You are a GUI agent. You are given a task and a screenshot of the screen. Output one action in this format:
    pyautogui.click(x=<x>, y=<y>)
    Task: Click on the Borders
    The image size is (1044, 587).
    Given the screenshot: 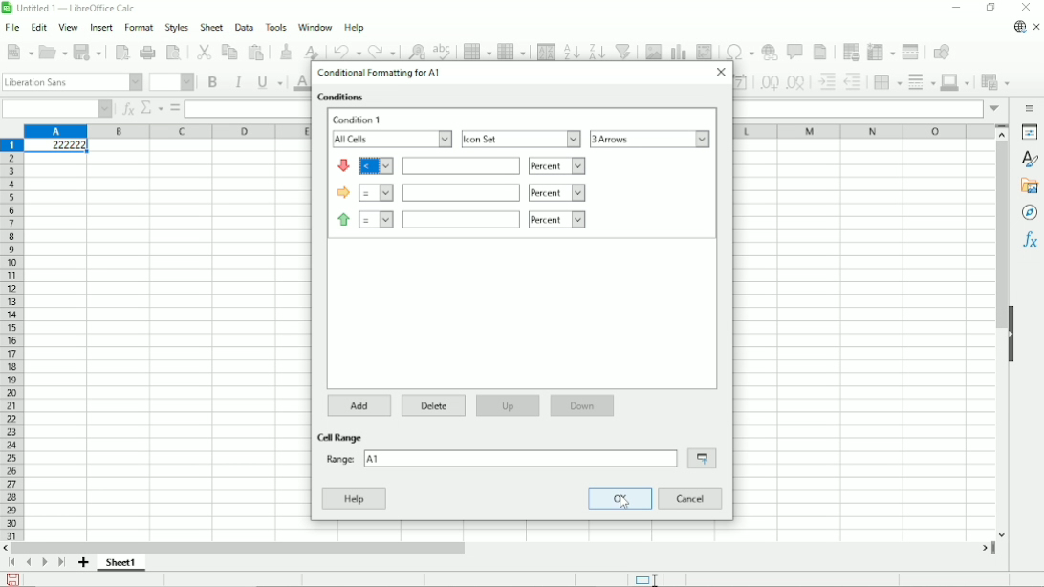 What is the action you would take?
    pyautogui.click(x=887, y=81)
    